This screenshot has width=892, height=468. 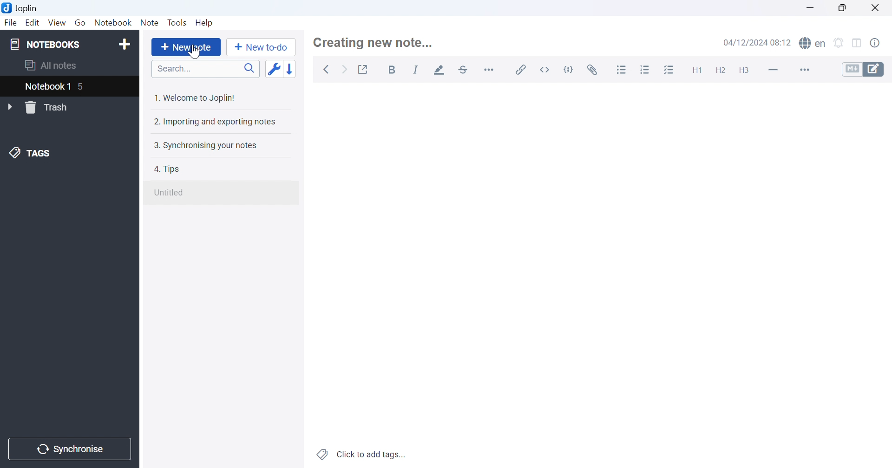 What do you see at coordinates (150, 23) in the screenshot?
I see `Note` at bounding box center [150, 23].